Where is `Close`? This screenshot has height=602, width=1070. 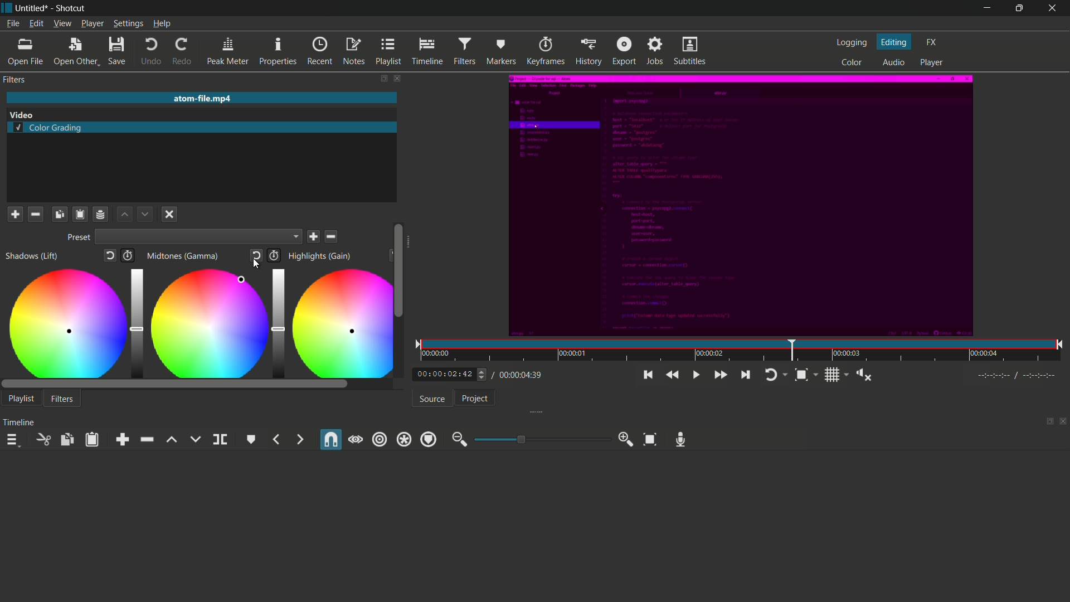
Close is located at coordinates (168, 215).